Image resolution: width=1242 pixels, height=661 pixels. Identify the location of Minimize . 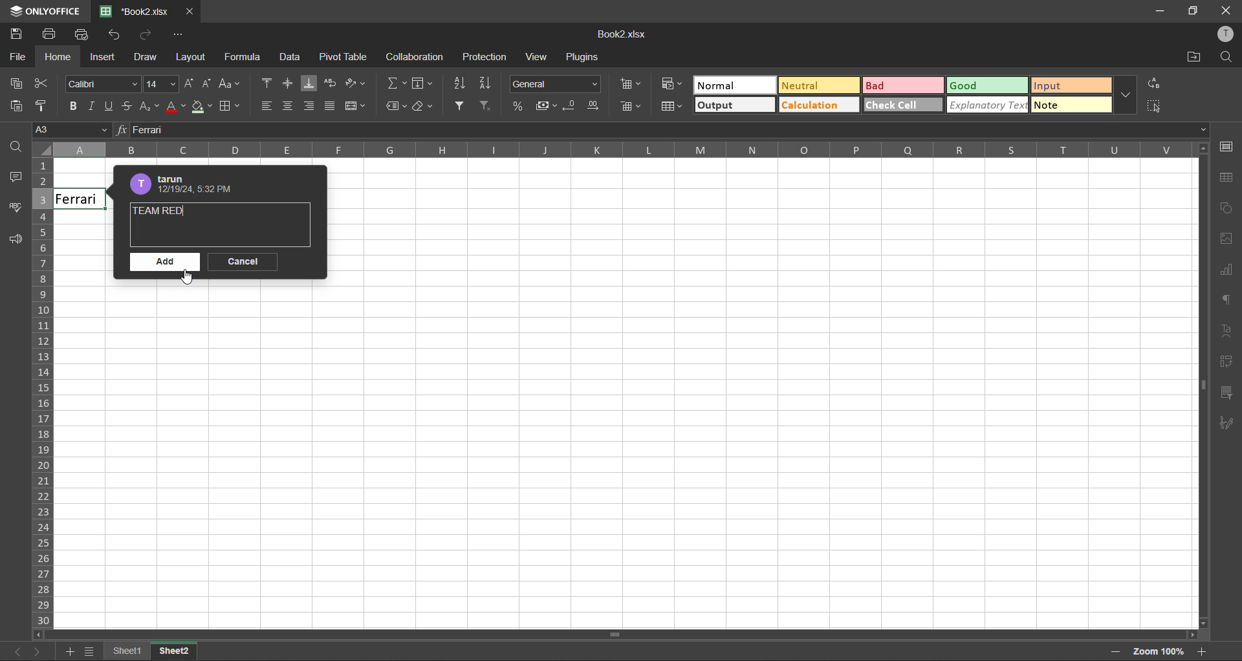
(1160, 10).